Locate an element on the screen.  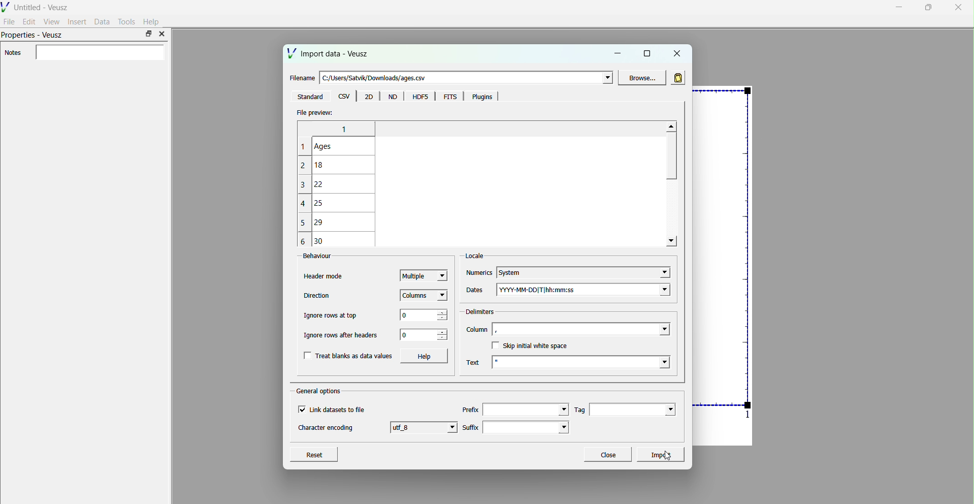
Help is located at coordinates (424, 356).